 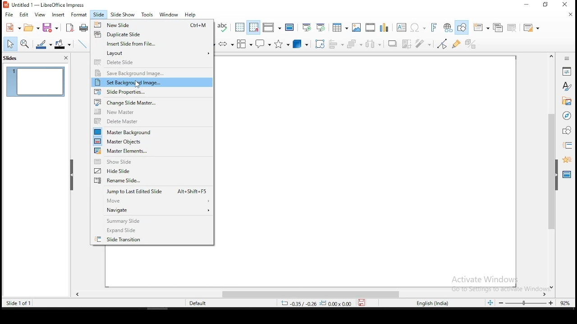 I want to click on view, so click(x=41, y=14).